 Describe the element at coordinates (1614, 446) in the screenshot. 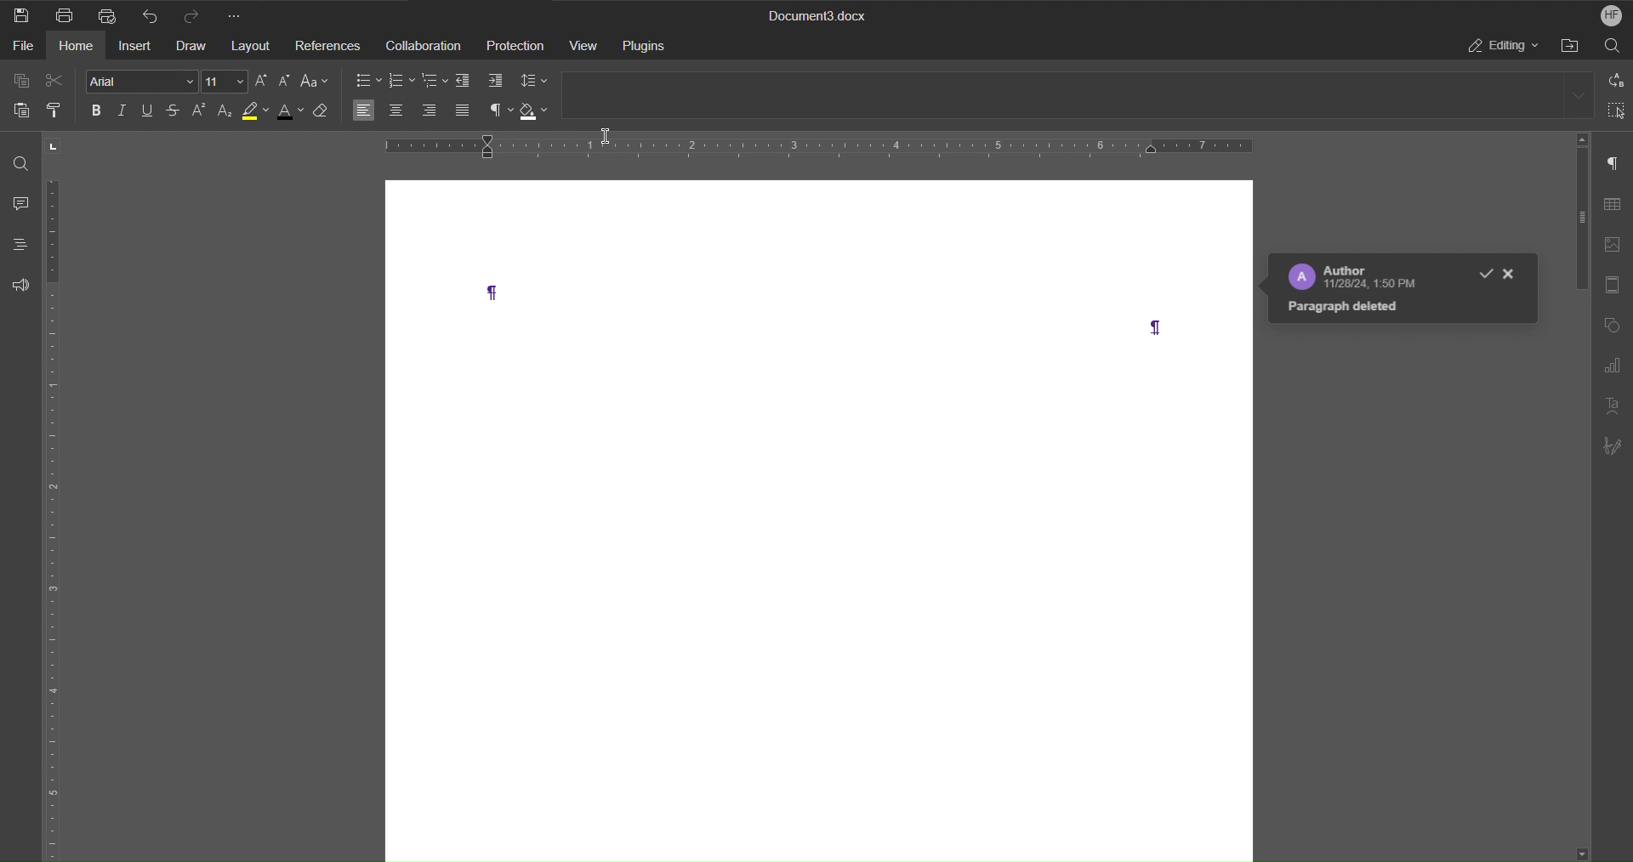

I see `Signature` at that location.